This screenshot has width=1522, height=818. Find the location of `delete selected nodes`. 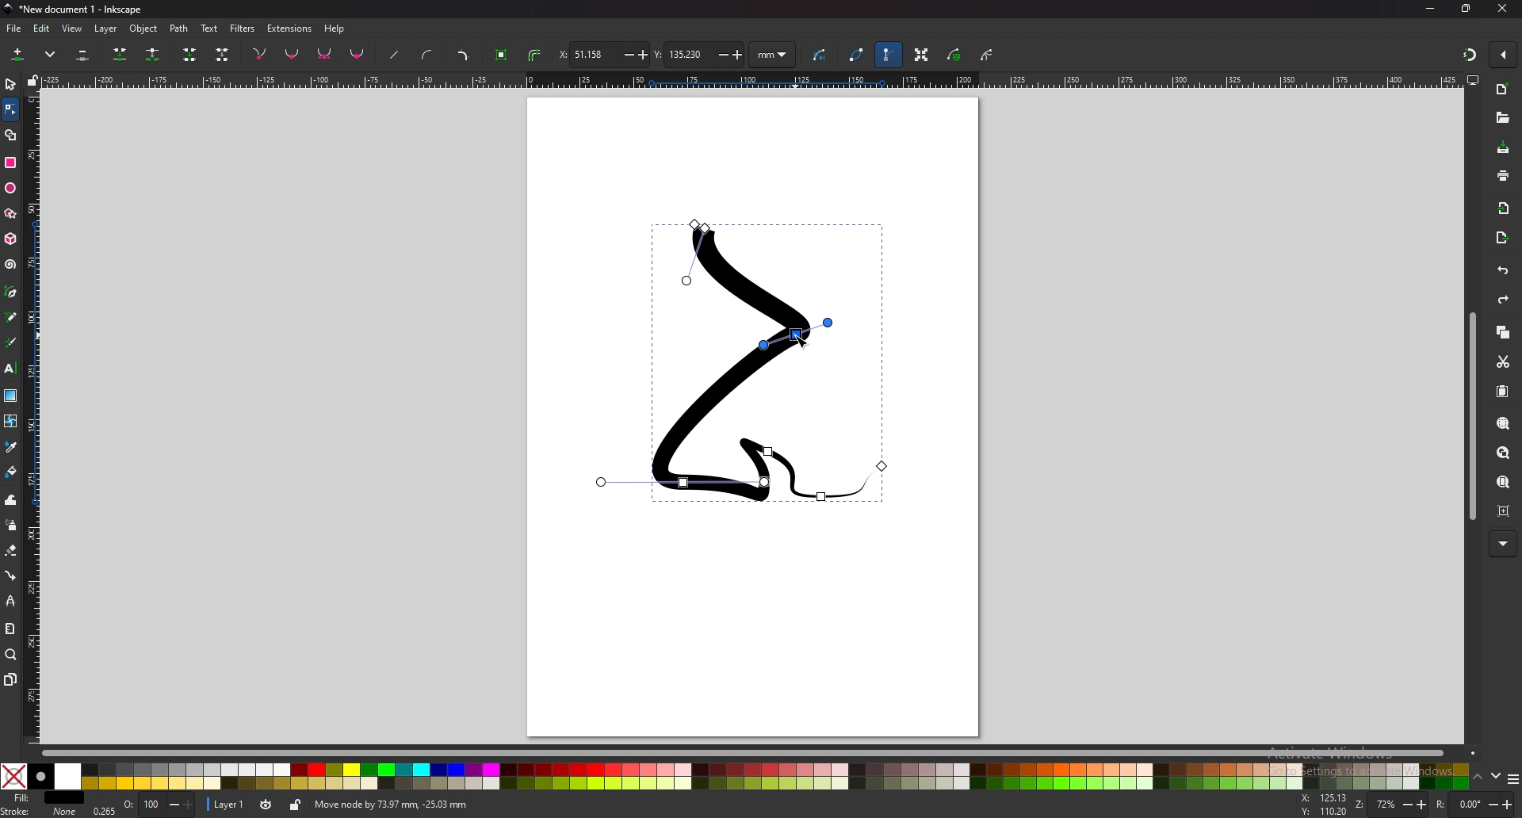

delete selected nodes is located at coordinates (82, 55).